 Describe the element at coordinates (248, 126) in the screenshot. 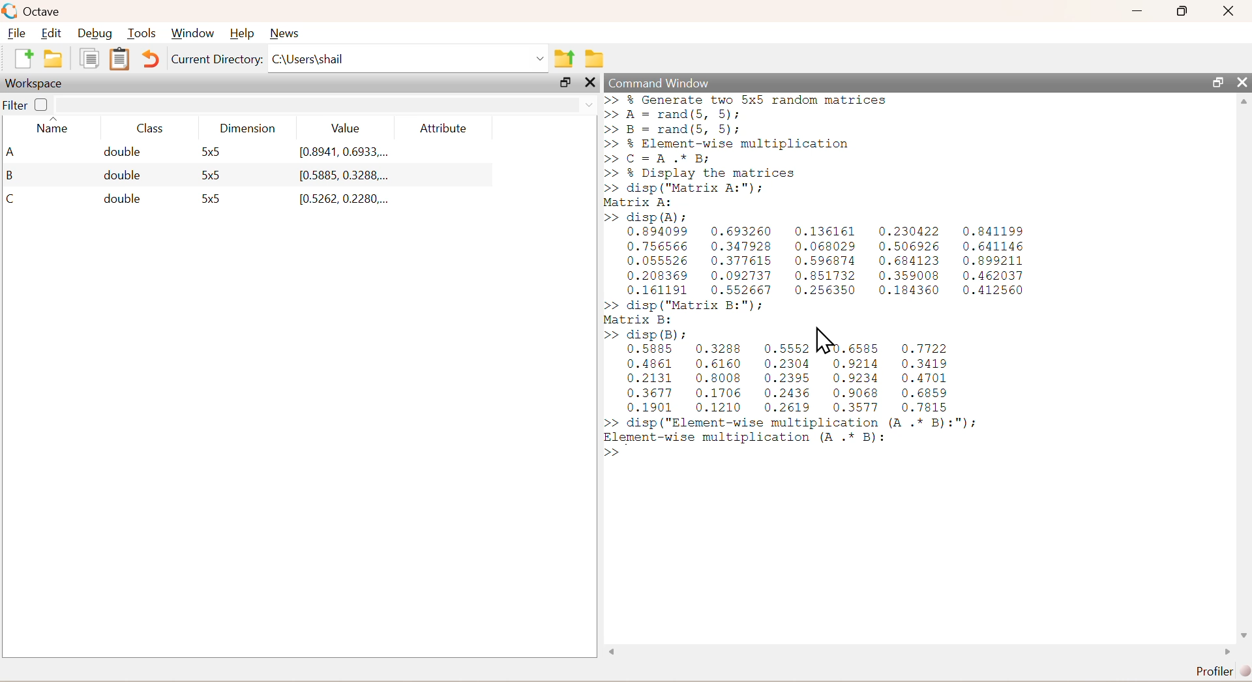

I see `DImension` at that location.